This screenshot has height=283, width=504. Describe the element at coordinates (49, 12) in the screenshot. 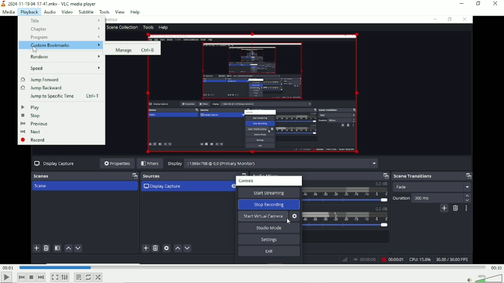

I see `Audio` at that location.